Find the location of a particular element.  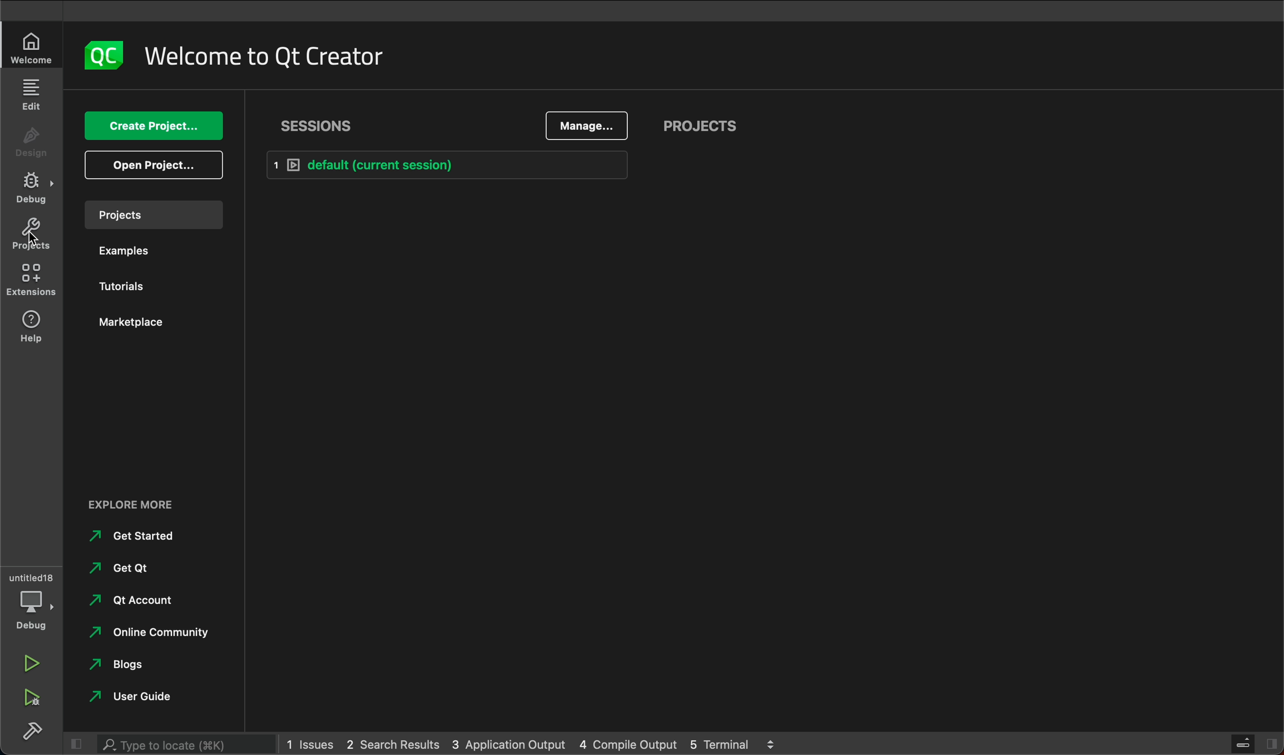

run is located at coordinates (32, 663).